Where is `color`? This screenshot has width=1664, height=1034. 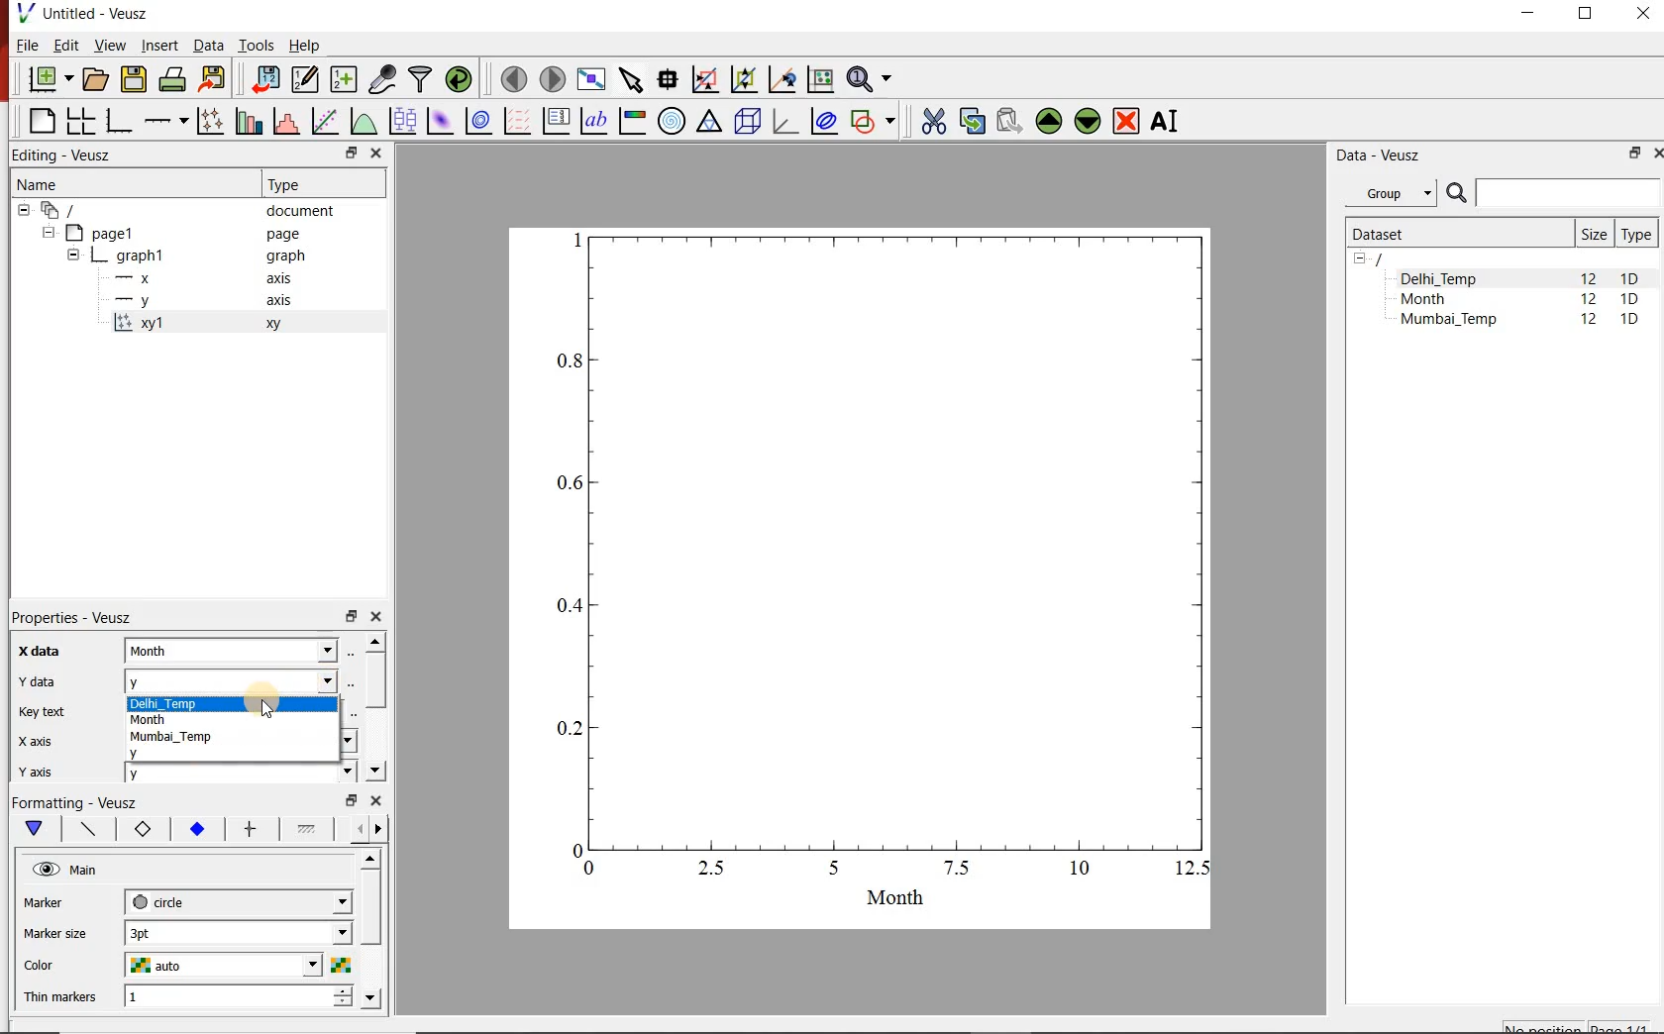 color is located at coordinates (56, 966).